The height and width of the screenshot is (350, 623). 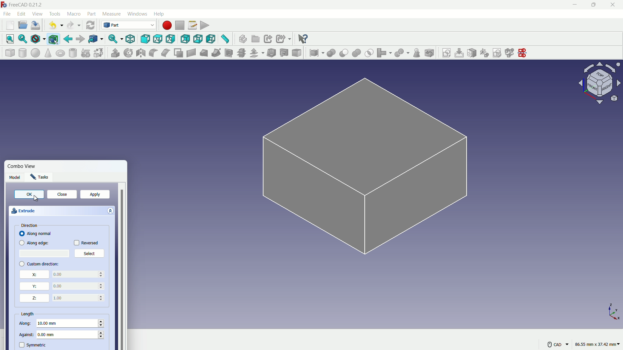 I want to click on rotate direction, so click(x=601, y=83).